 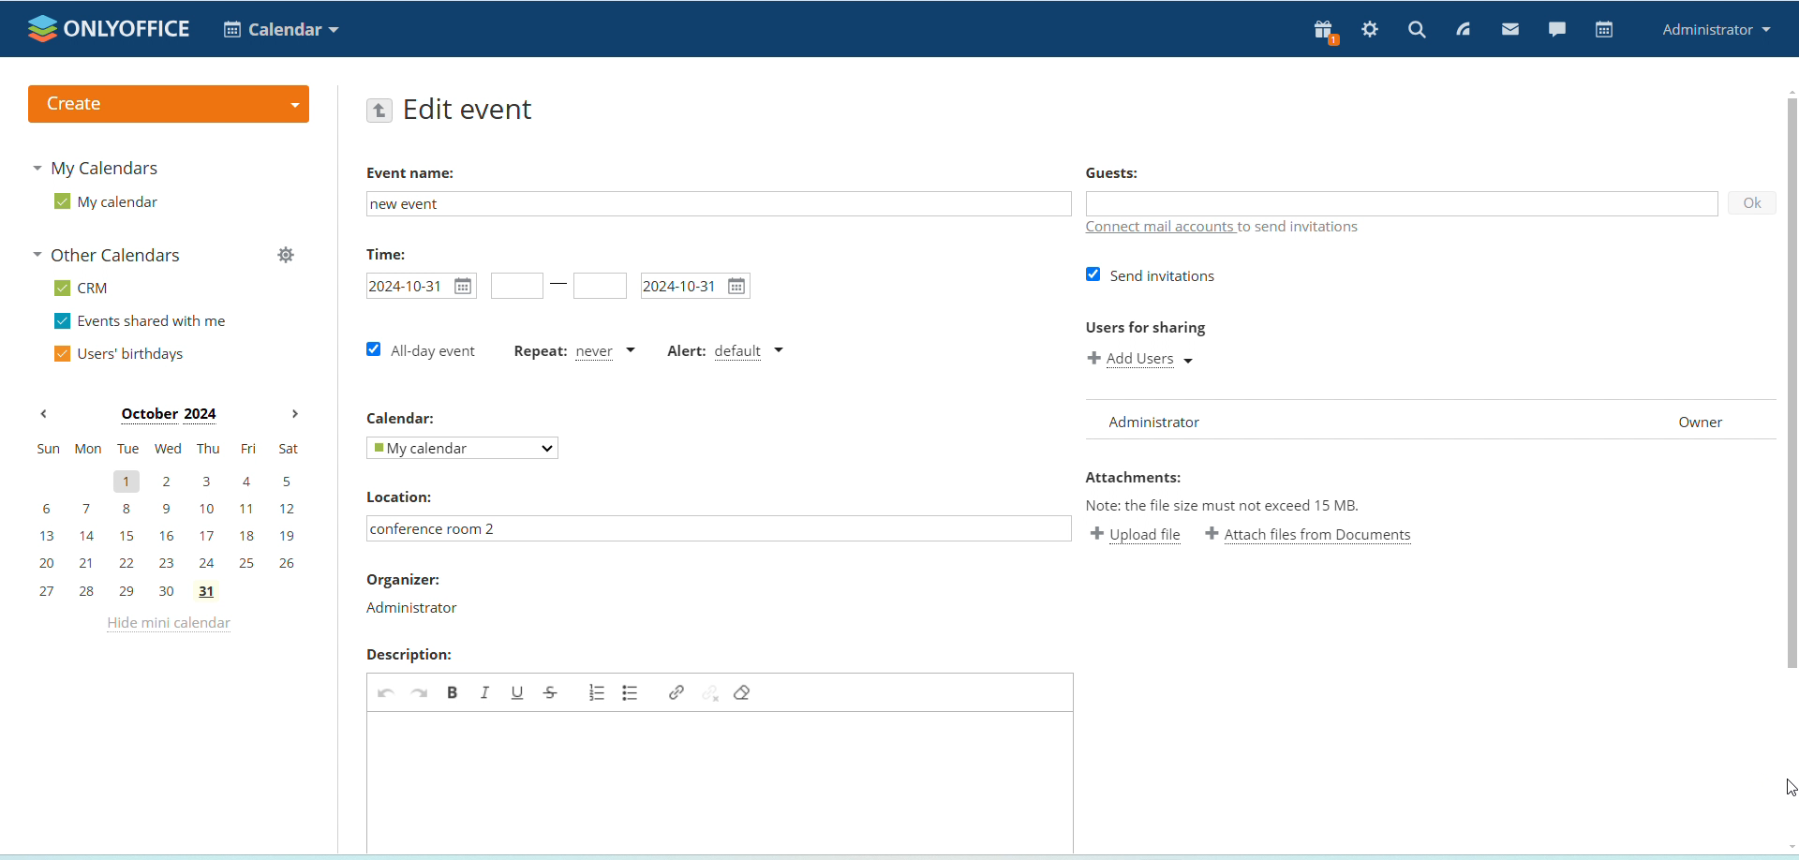 What do you see at coordinates (1556, 28) in the screenshot?
I see `chat` at bounding box center [1556, 28].